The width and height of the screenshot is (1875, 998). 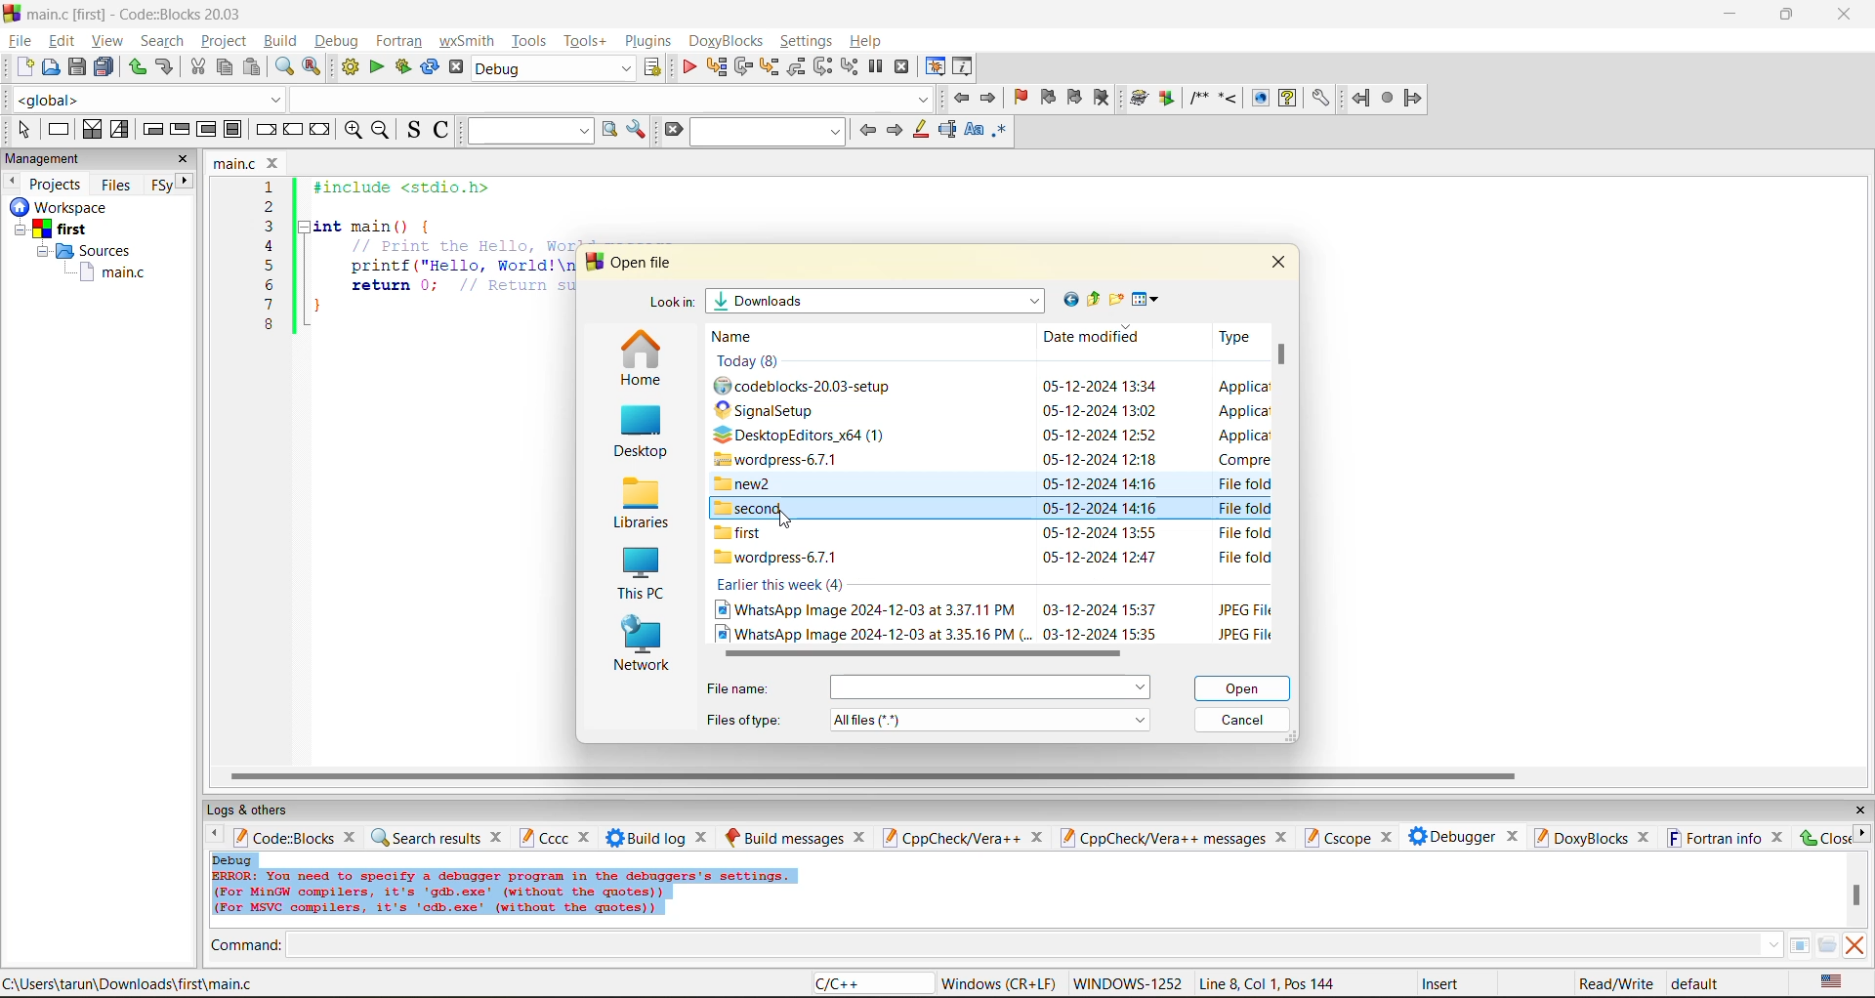 What do you see at coordinates (964, 67) in the screenshot?
I see `various info` at bounding box center [964, 67].